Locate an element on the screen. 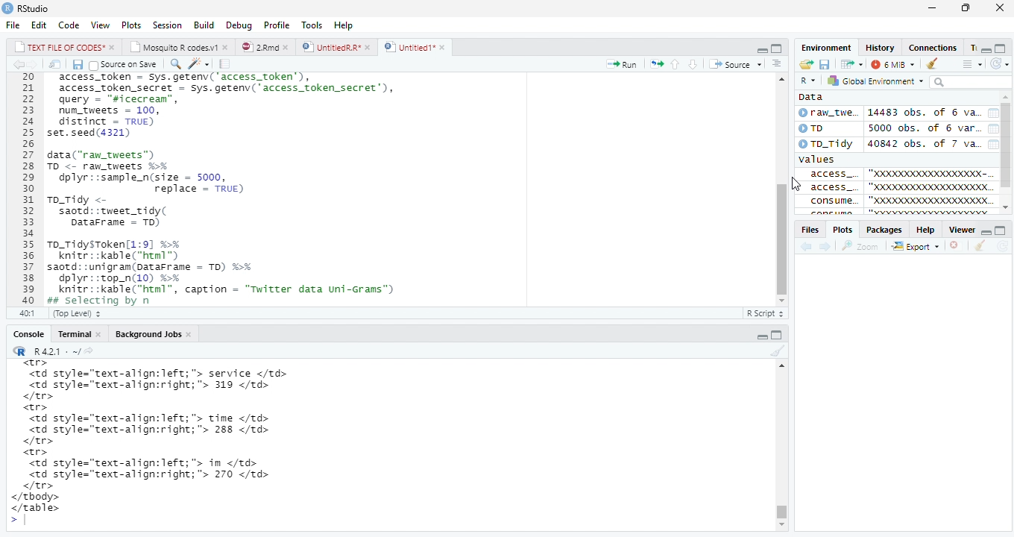 The height and width of the screenshot is (537, 1014). find replace is located at coordinates (177, 63).